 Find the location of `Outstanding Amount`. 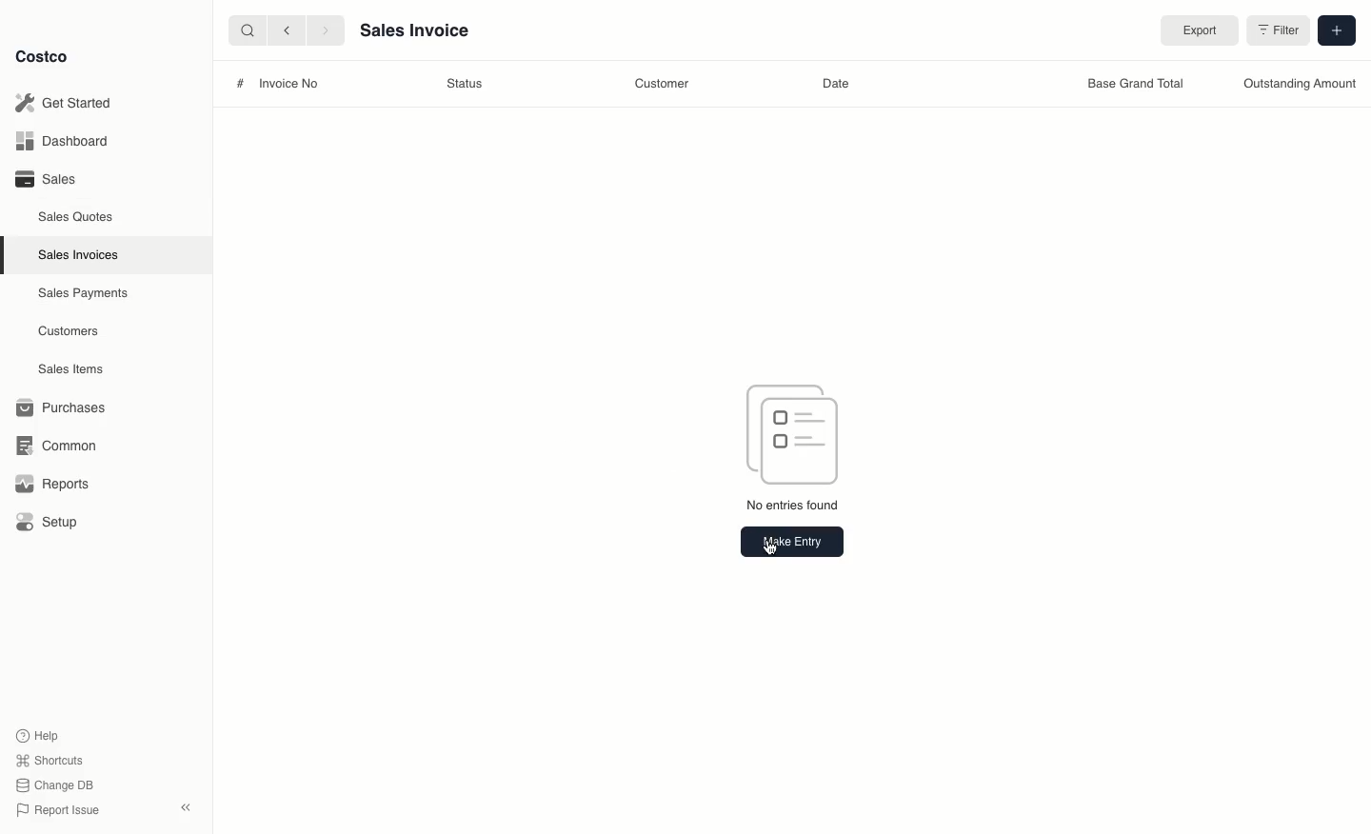

Outstanding Amount is located at coordinates (1299, 86).